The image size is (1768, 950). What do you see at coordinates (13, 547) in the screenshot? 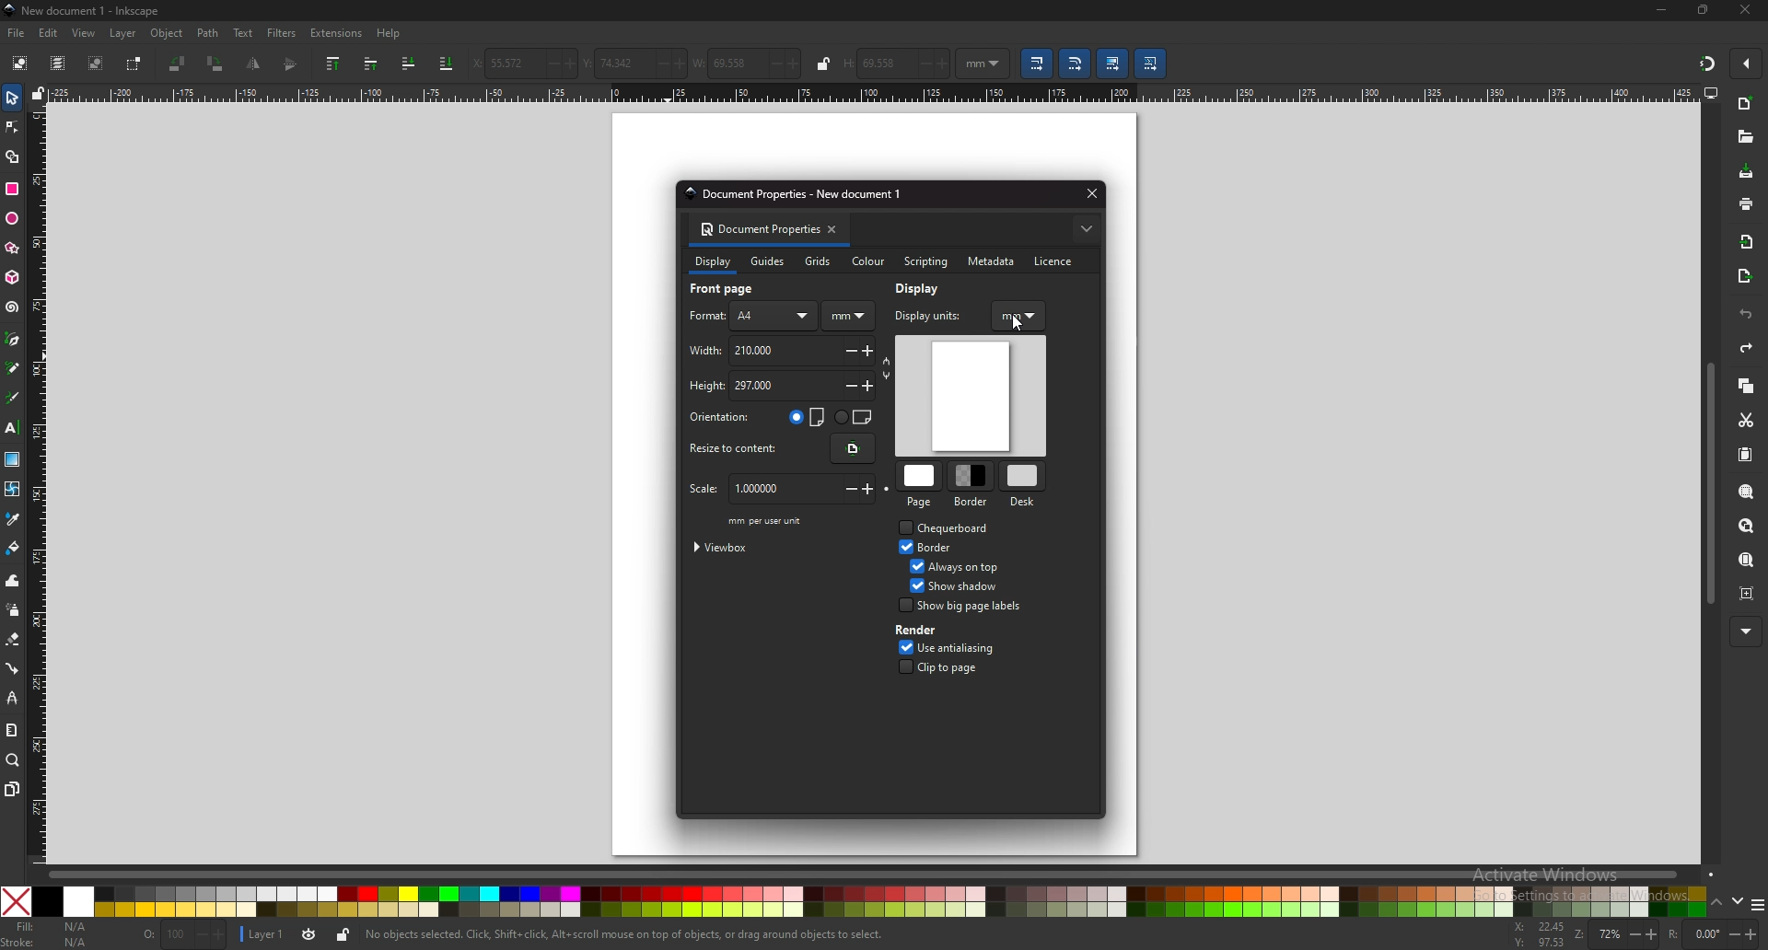
I see `paint bucket` at bounding box center [13, 547].